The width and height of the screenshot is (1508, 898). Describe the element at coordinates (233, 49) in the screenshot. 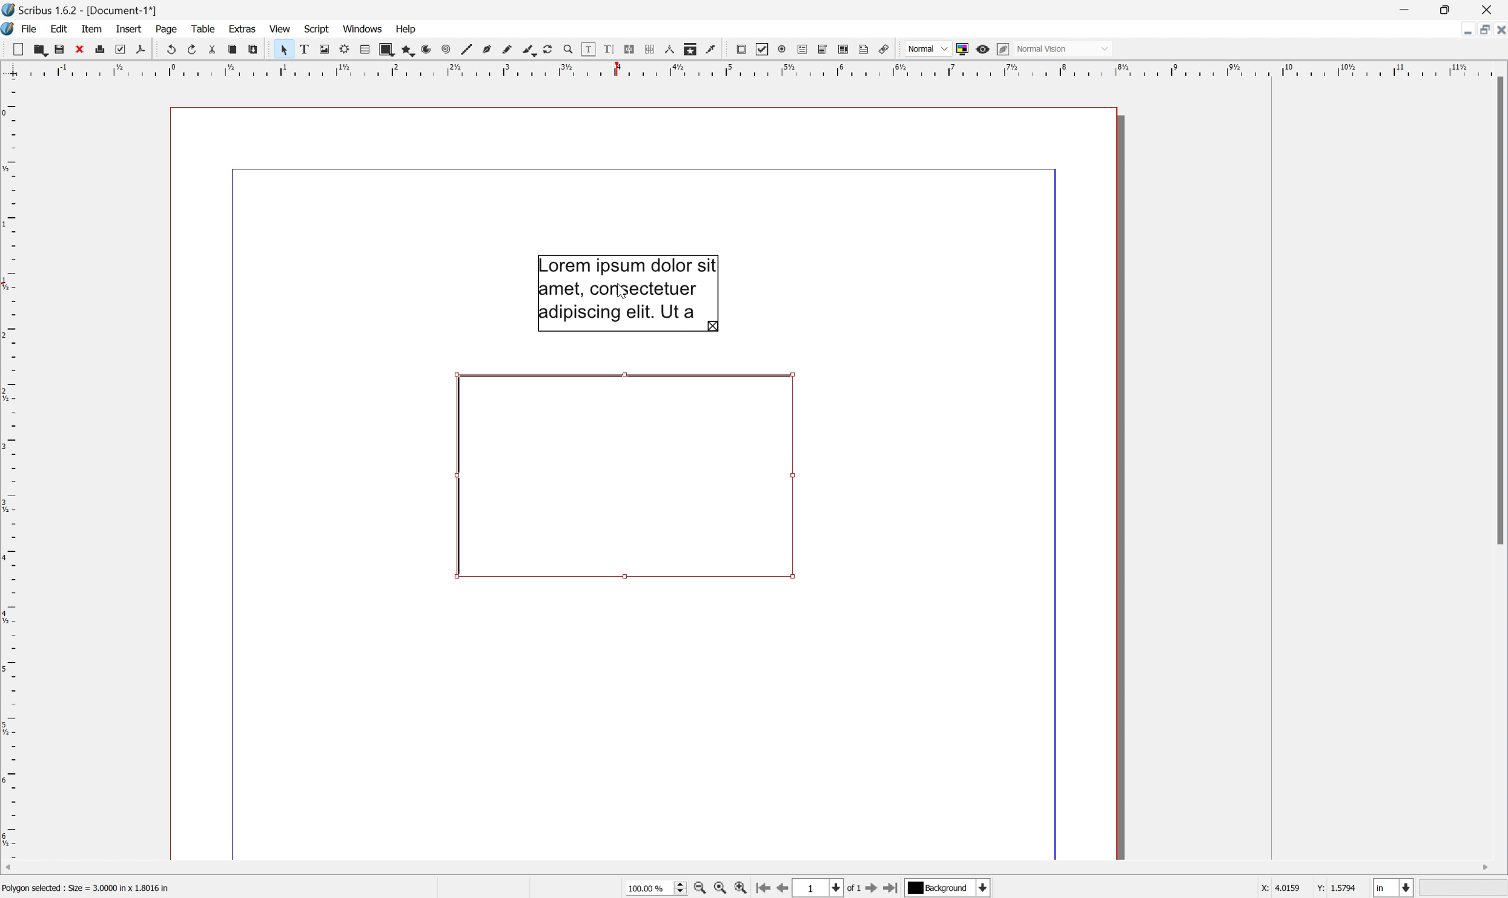

I see `Copy` at that location.